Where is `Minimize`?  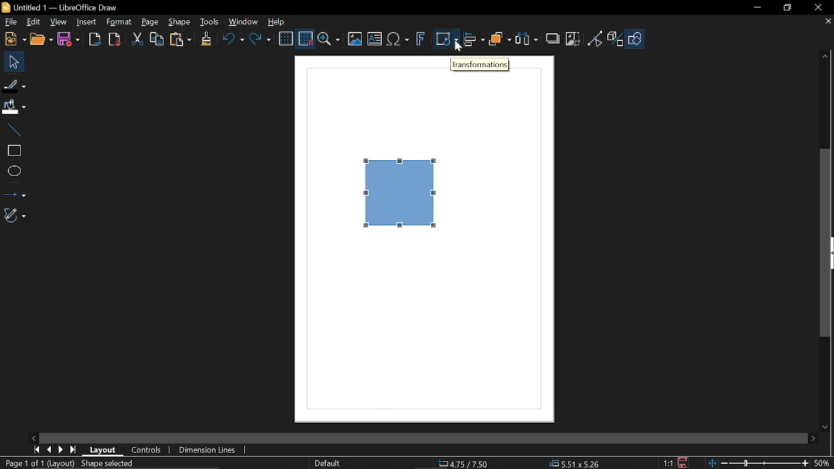
Minimize is located at coordinates (756, 7).